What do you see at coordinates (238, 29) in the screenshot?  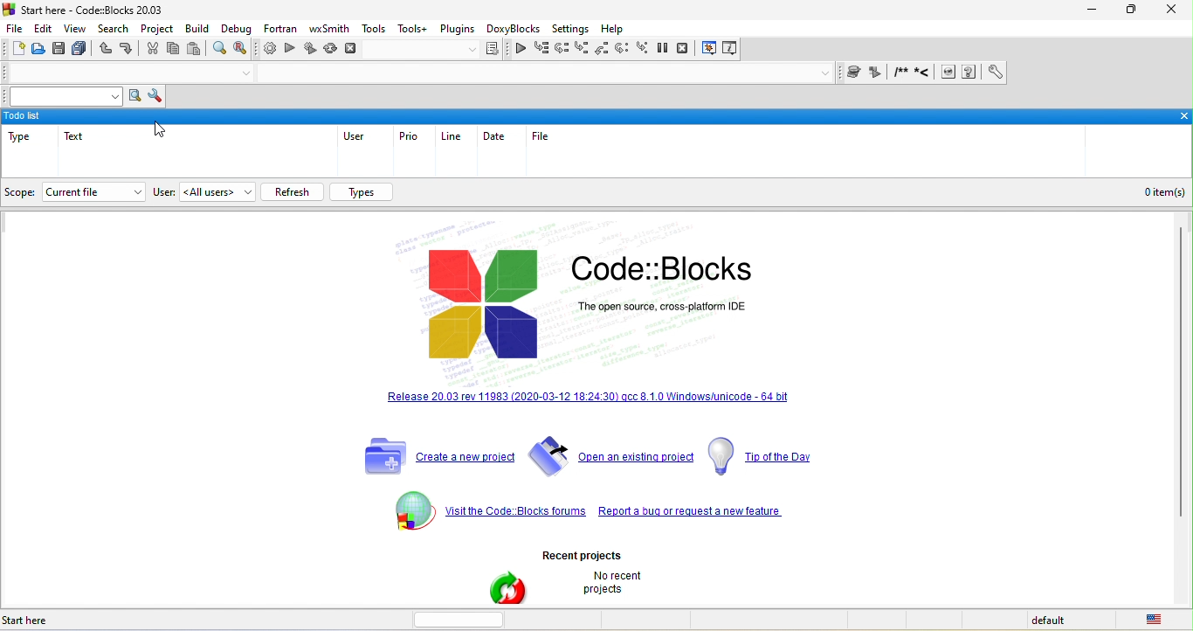 I see `debug` at bounding box center [238, 29].